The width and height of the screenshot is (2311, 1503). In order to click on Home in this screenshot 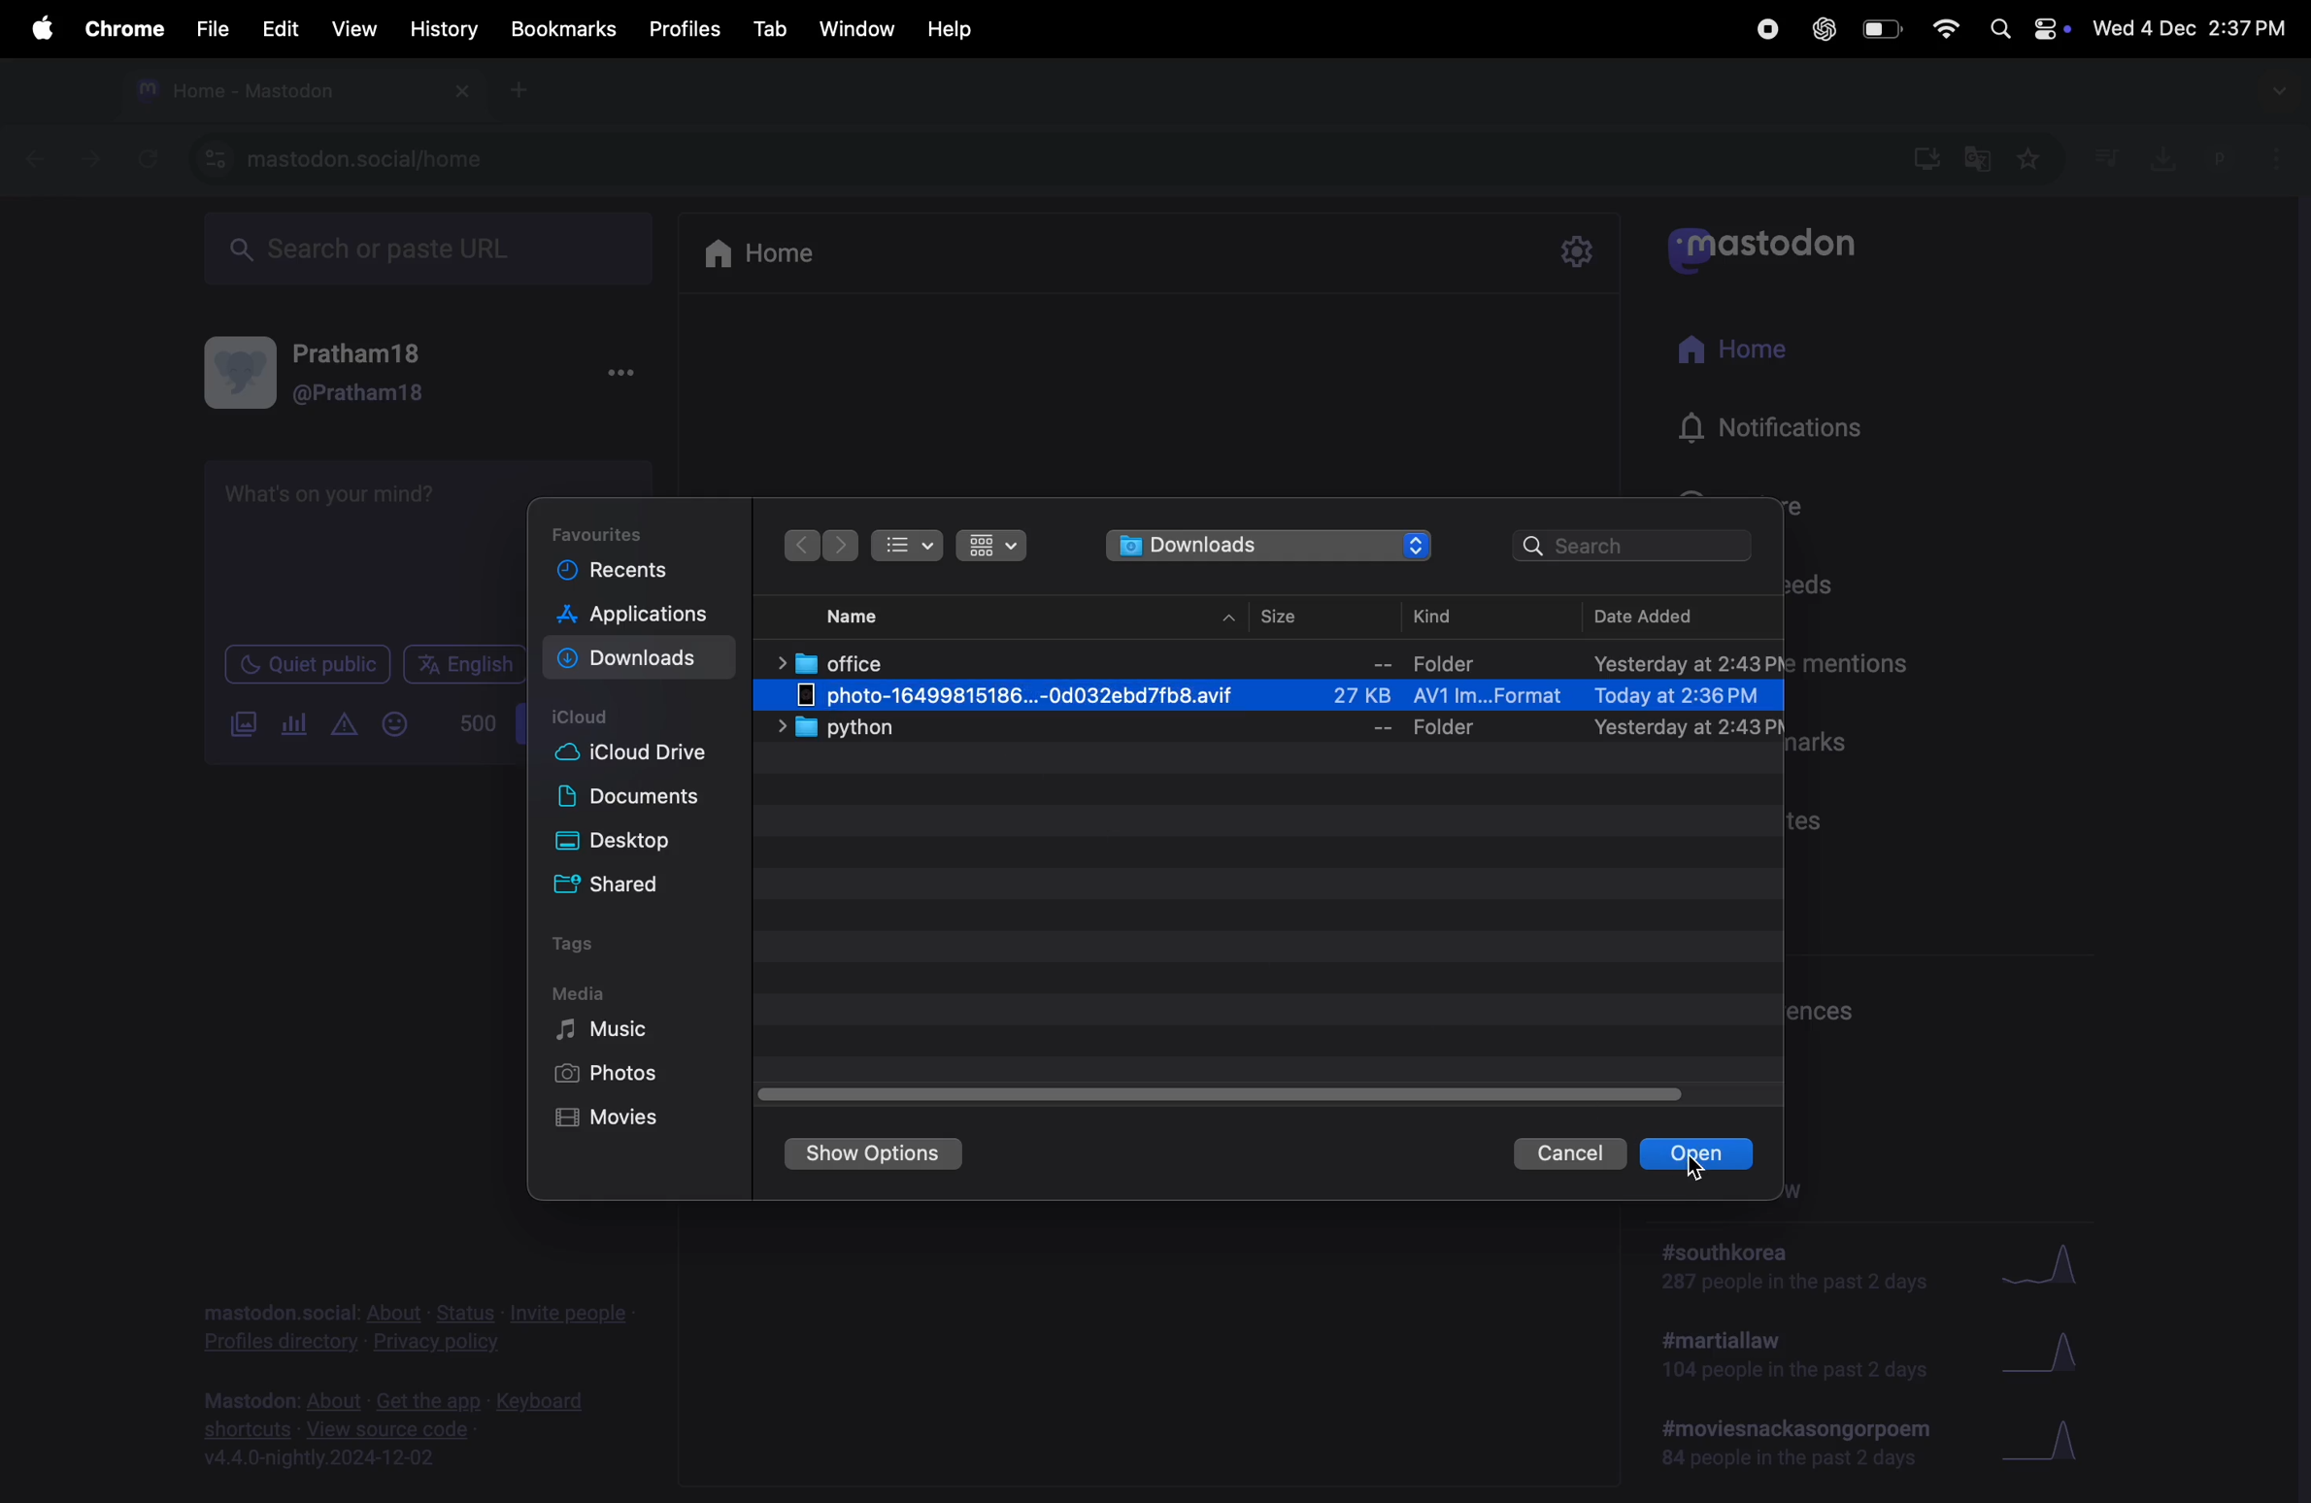, I will do `click(763, 251)`.